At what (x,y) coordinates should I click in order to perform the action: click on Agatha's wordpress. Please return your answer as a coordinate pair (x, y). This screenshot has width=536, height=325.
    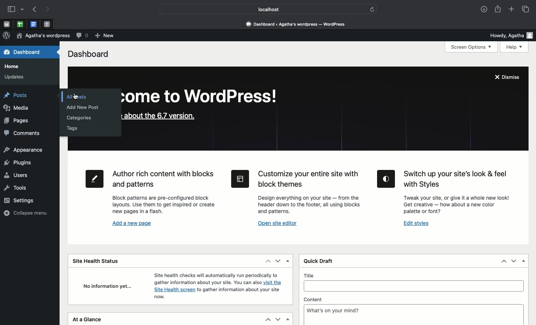
    Looking at the image, I should click on (42, 36).